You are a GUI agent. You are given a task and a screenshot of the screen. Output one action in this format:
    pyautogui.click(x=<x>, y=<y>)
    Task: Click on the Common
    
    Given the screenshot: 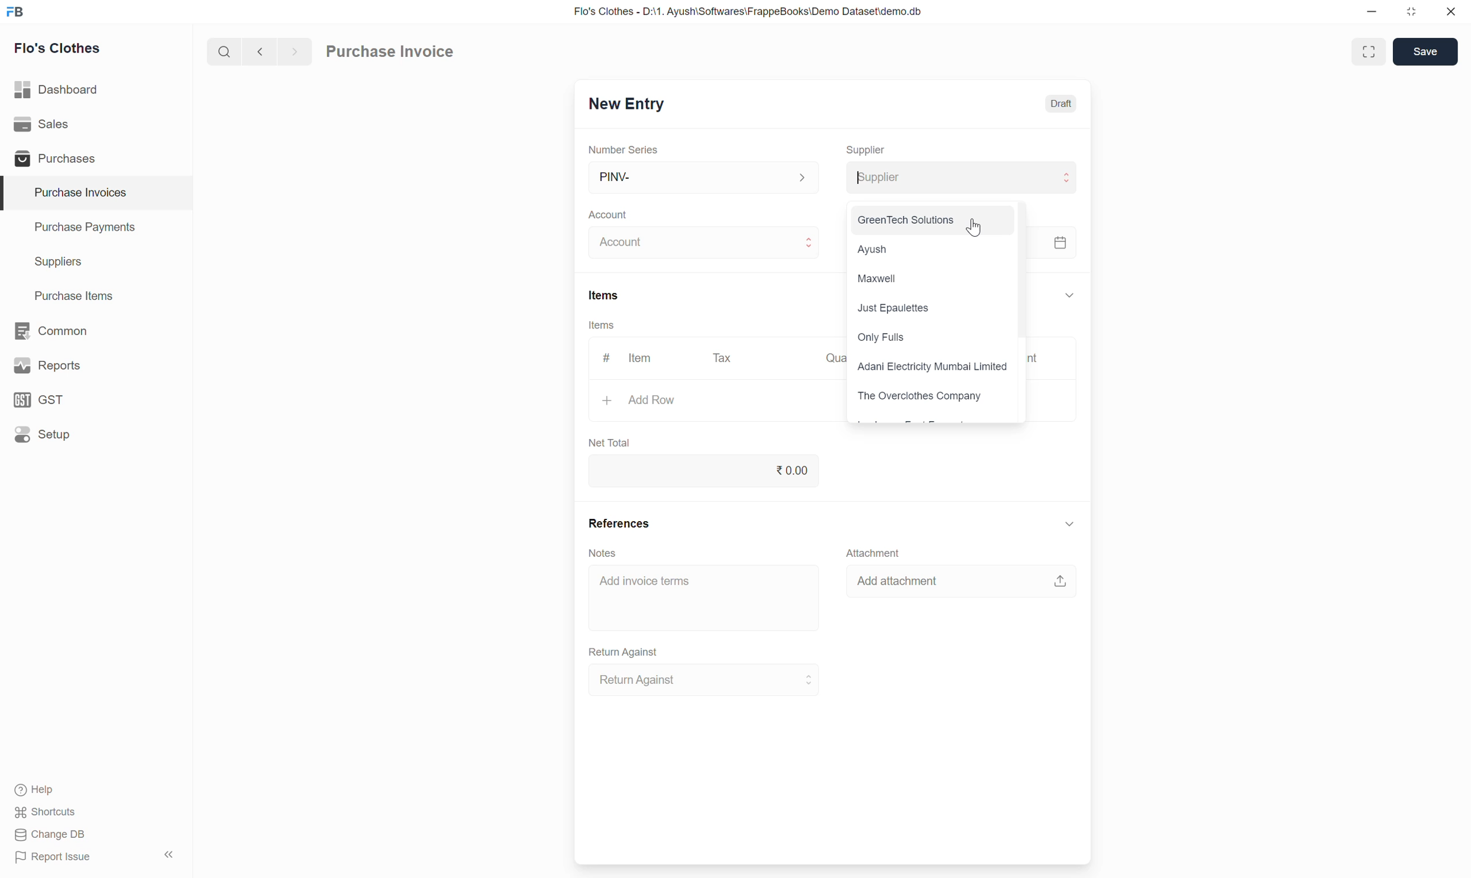 What is the action you would take?
    pyautogui.click(x=96, y=331)
    